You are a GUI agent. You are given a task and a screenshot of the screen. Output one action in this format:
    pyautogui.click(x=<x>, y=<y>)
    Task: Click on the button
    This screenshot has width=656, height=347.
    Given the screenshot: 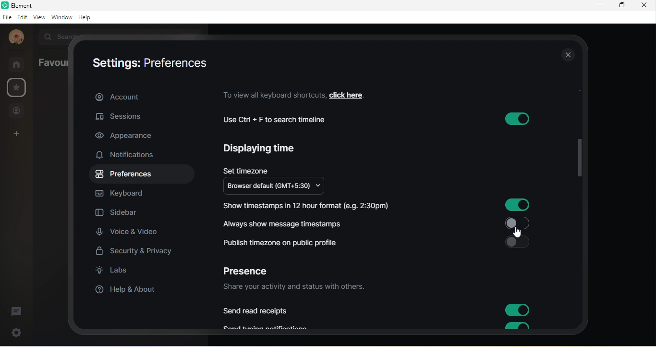 What is the action you would take?
    pyautogui.click(x=517, y=223)
    